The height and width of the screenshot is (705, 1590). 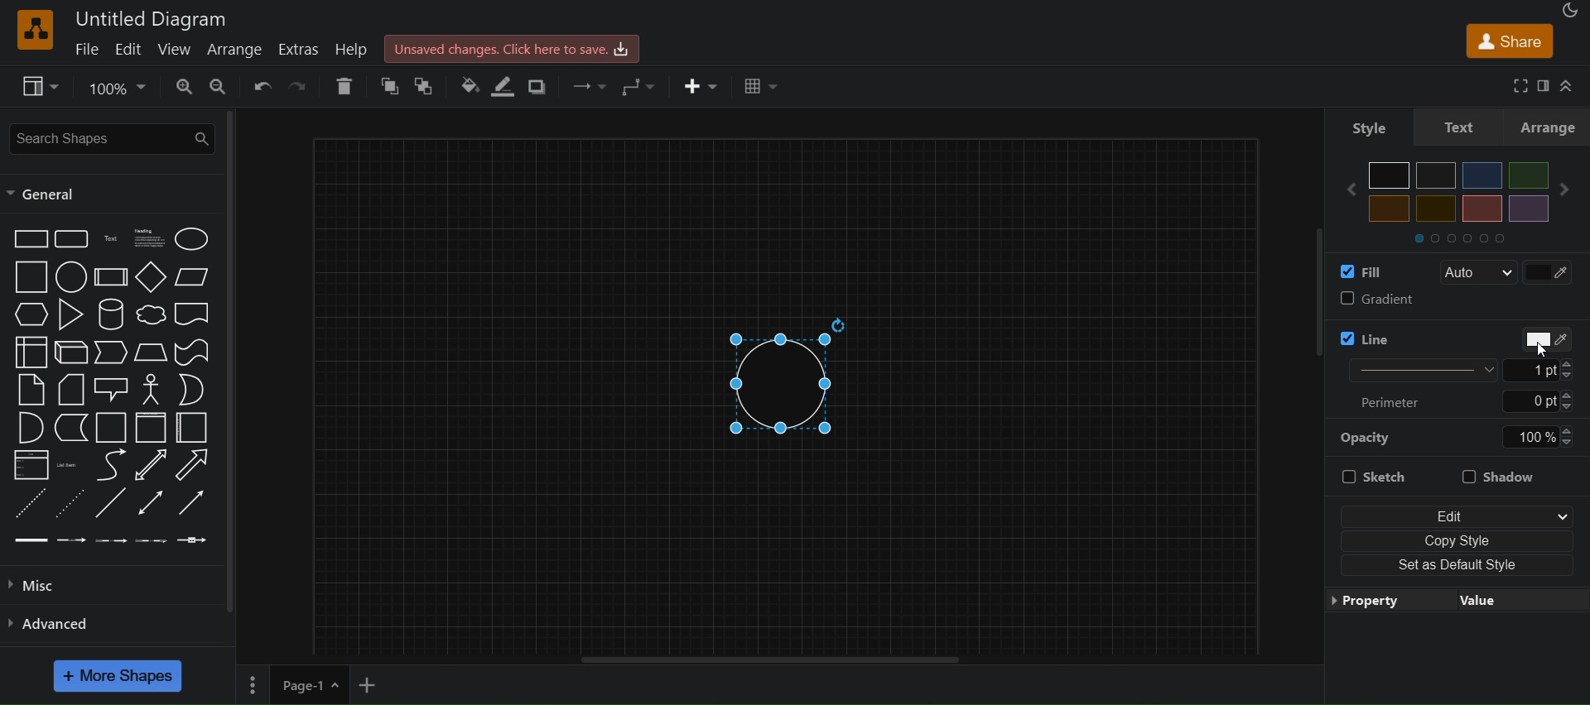 I want to click on cursor, so click(x=1541, y=352).